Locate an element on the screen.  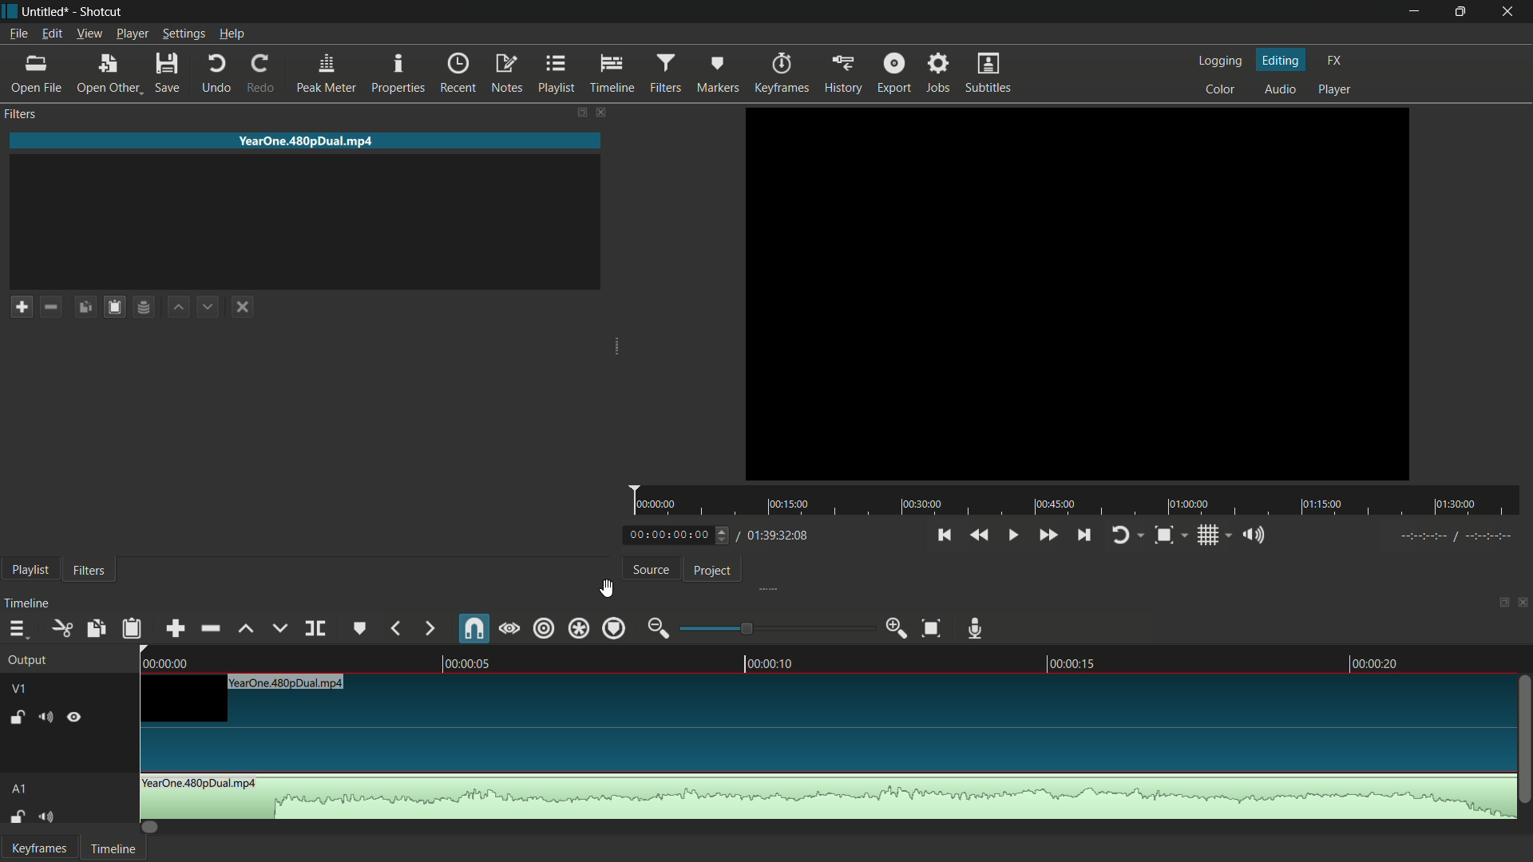
audio is located at coordinates (1280, 89).